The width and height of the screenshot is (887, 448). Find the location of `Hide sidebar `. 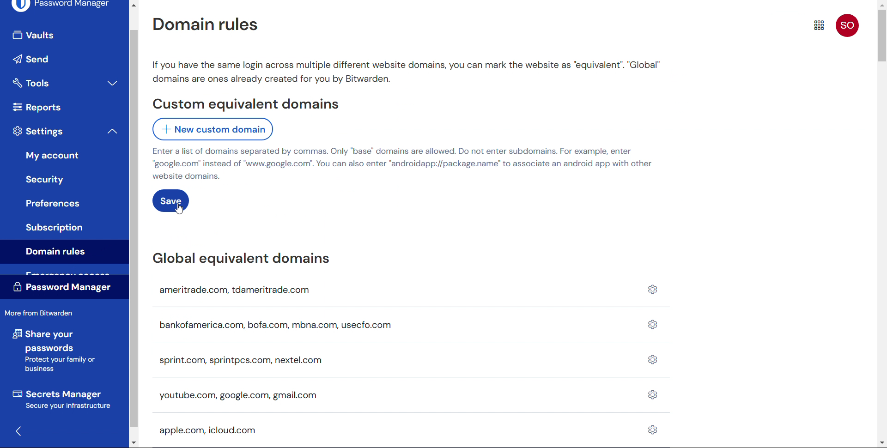

Hide sidebar  is located at coordinates (19, 432).